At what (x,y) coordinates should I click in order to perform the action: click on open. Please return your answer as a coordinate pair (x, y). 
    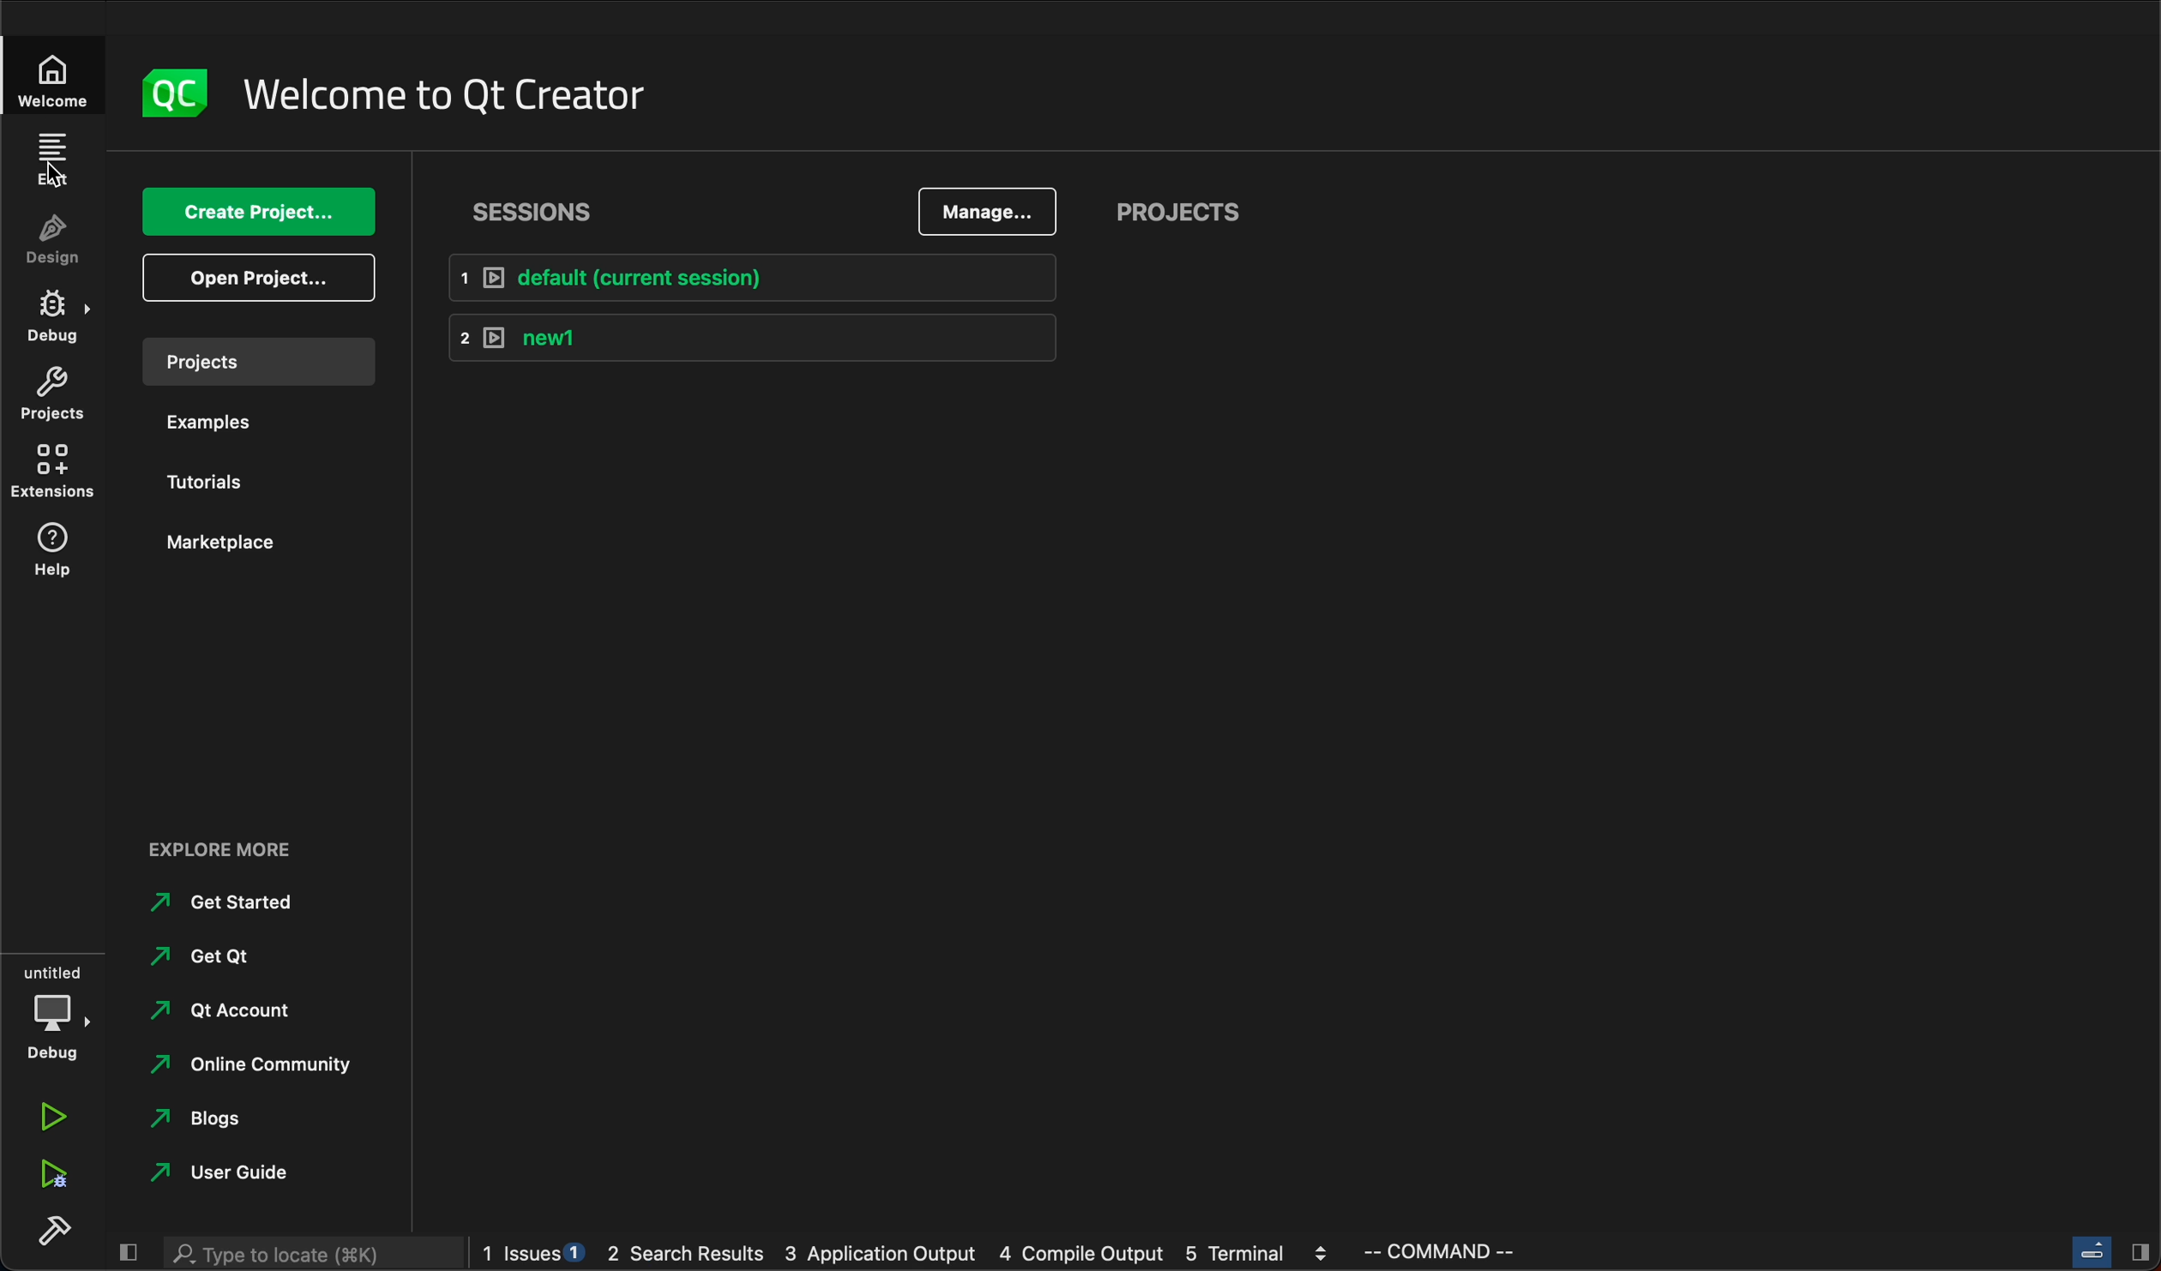
    Looking at the image, I should click on (265, 279).